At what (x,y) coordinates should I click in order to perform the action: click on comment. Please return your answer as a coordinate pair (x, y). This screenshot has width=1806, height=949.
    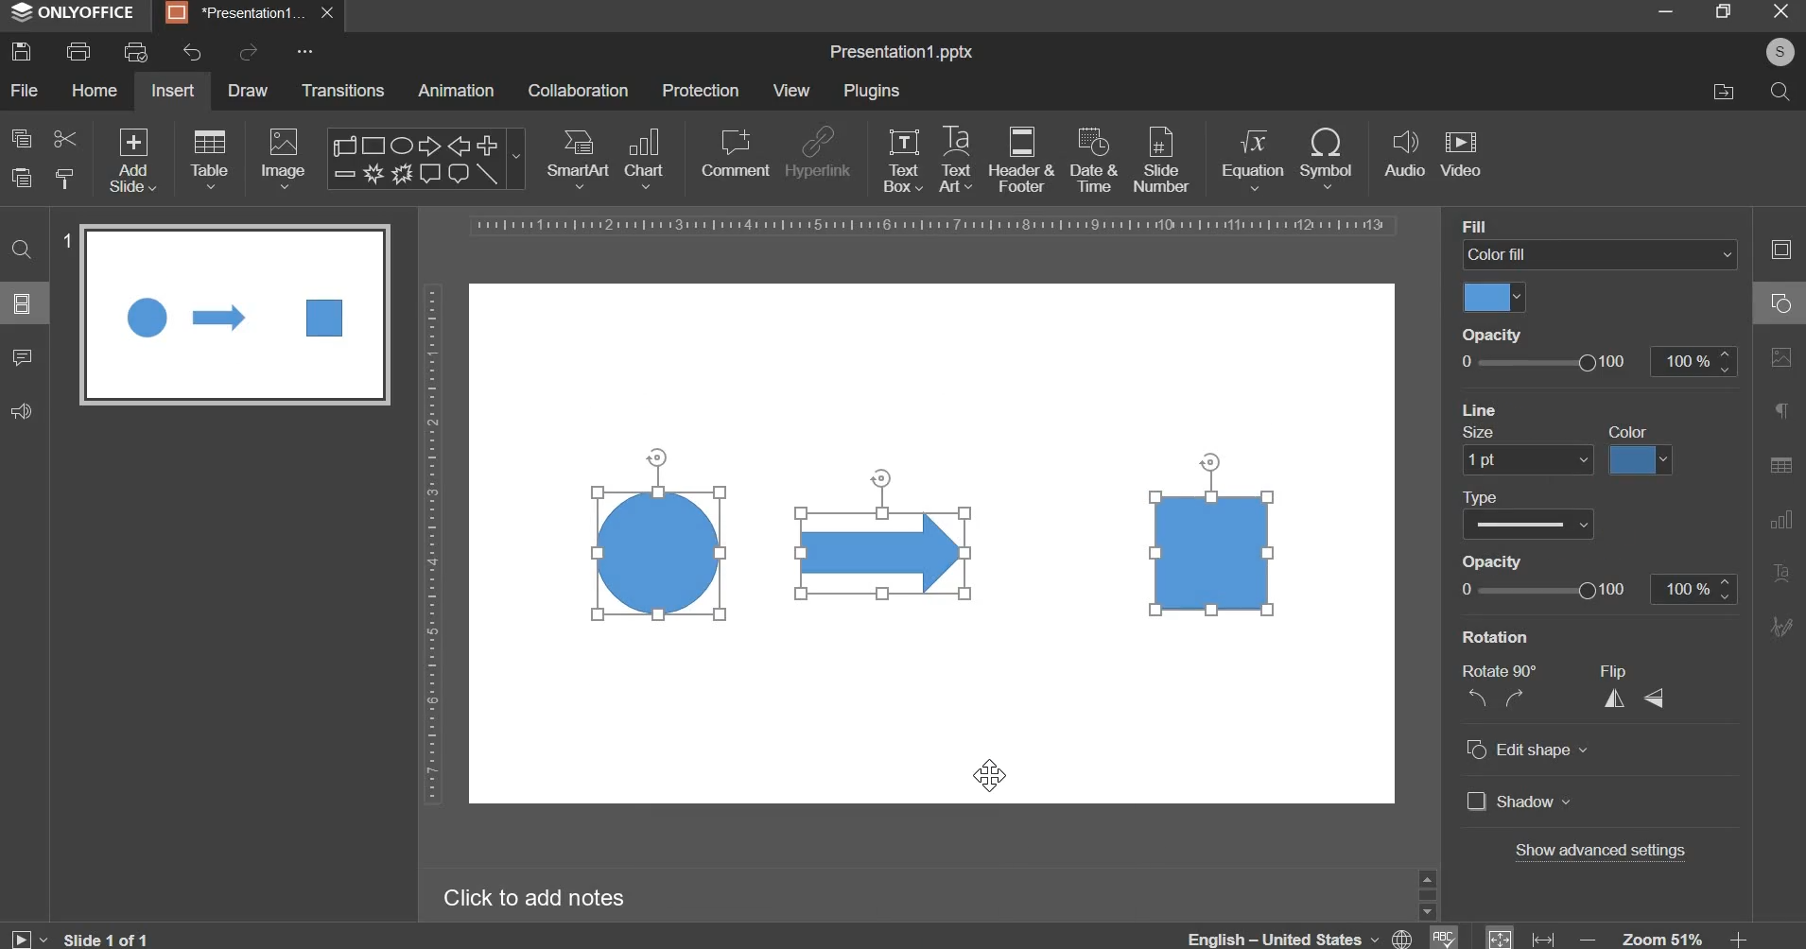
    Looking at the image, I should click on (21, 355).